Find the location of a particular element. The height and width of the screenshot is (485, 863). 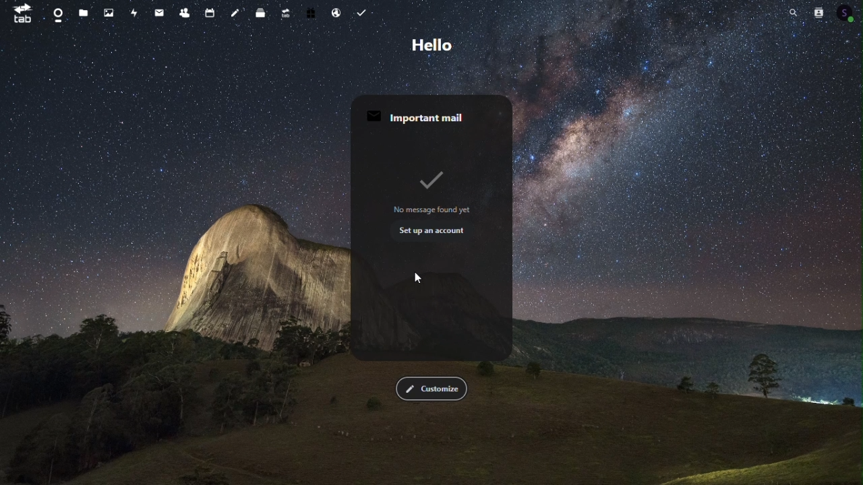

no message found yet is located at coordinates (431, 191).